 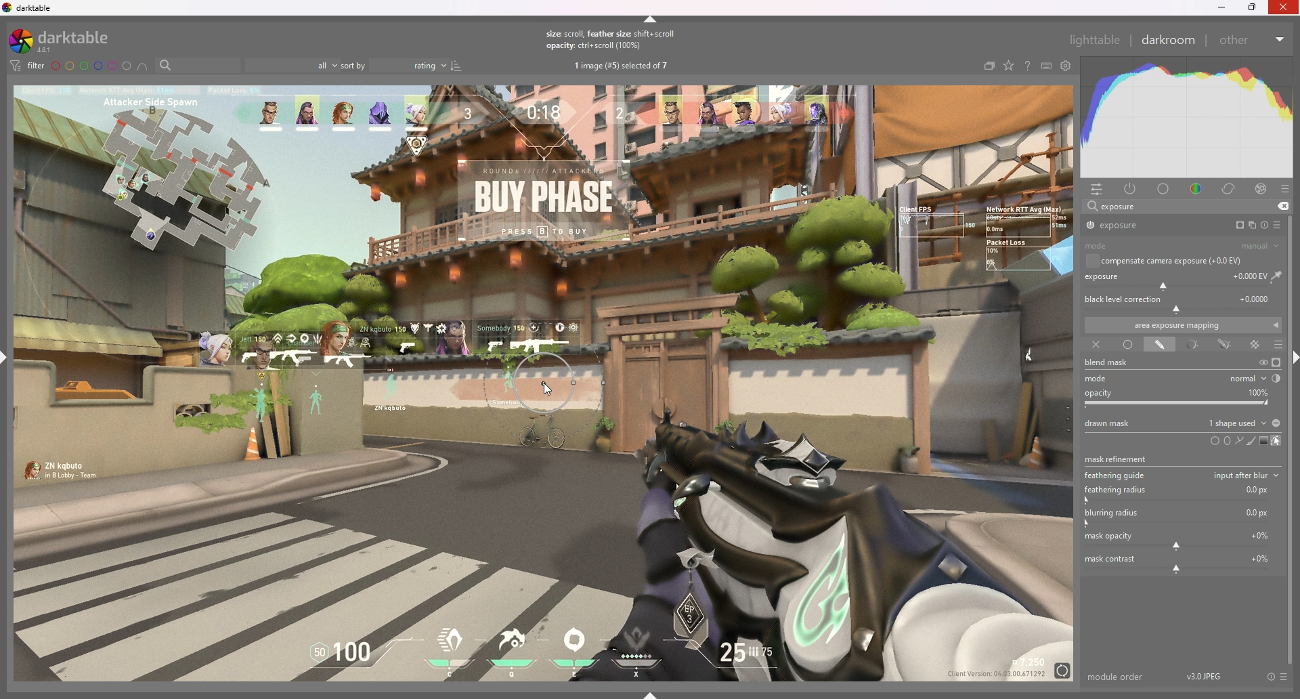 What do you see at coordinates (1167, 39) in the screenshot?
I see `darkroom` at bounding box center [1167, 39].